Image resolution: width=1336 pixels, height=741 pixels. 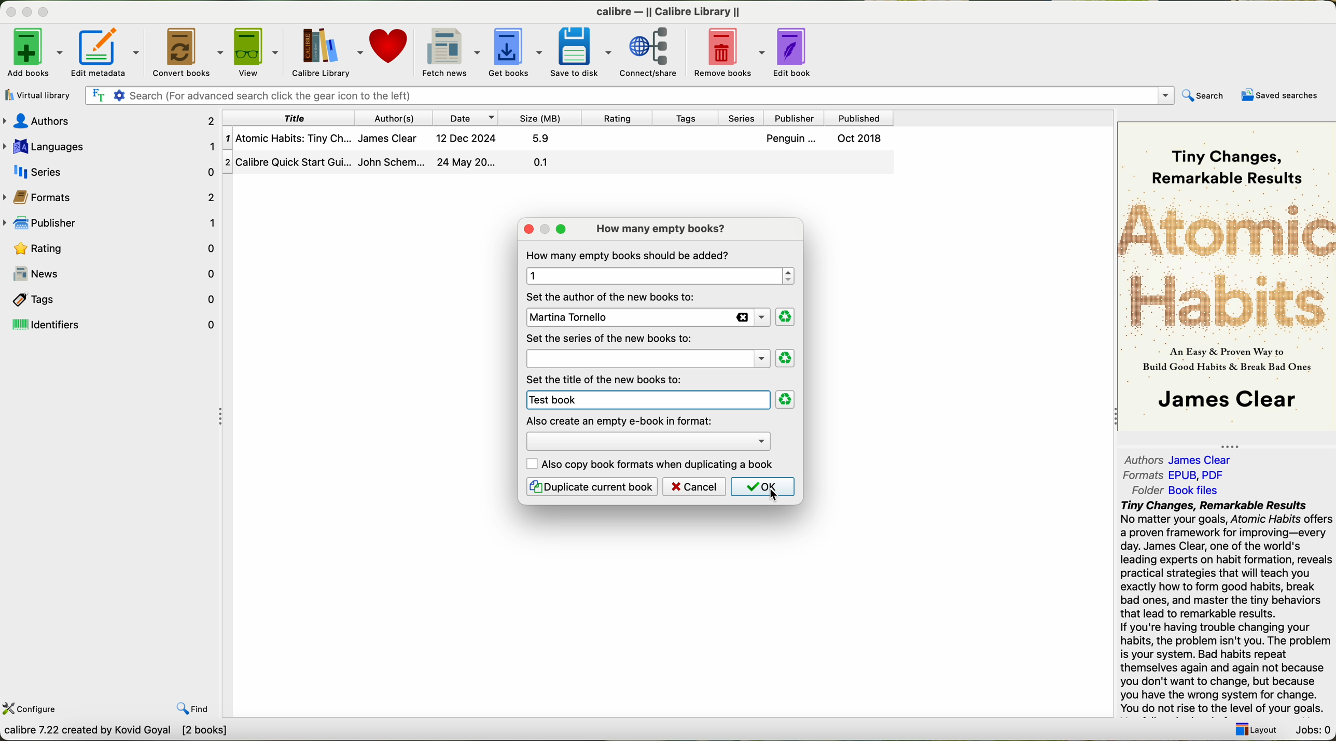 I want to click on also create and empy ebook in format, so click(x=620, y=420).